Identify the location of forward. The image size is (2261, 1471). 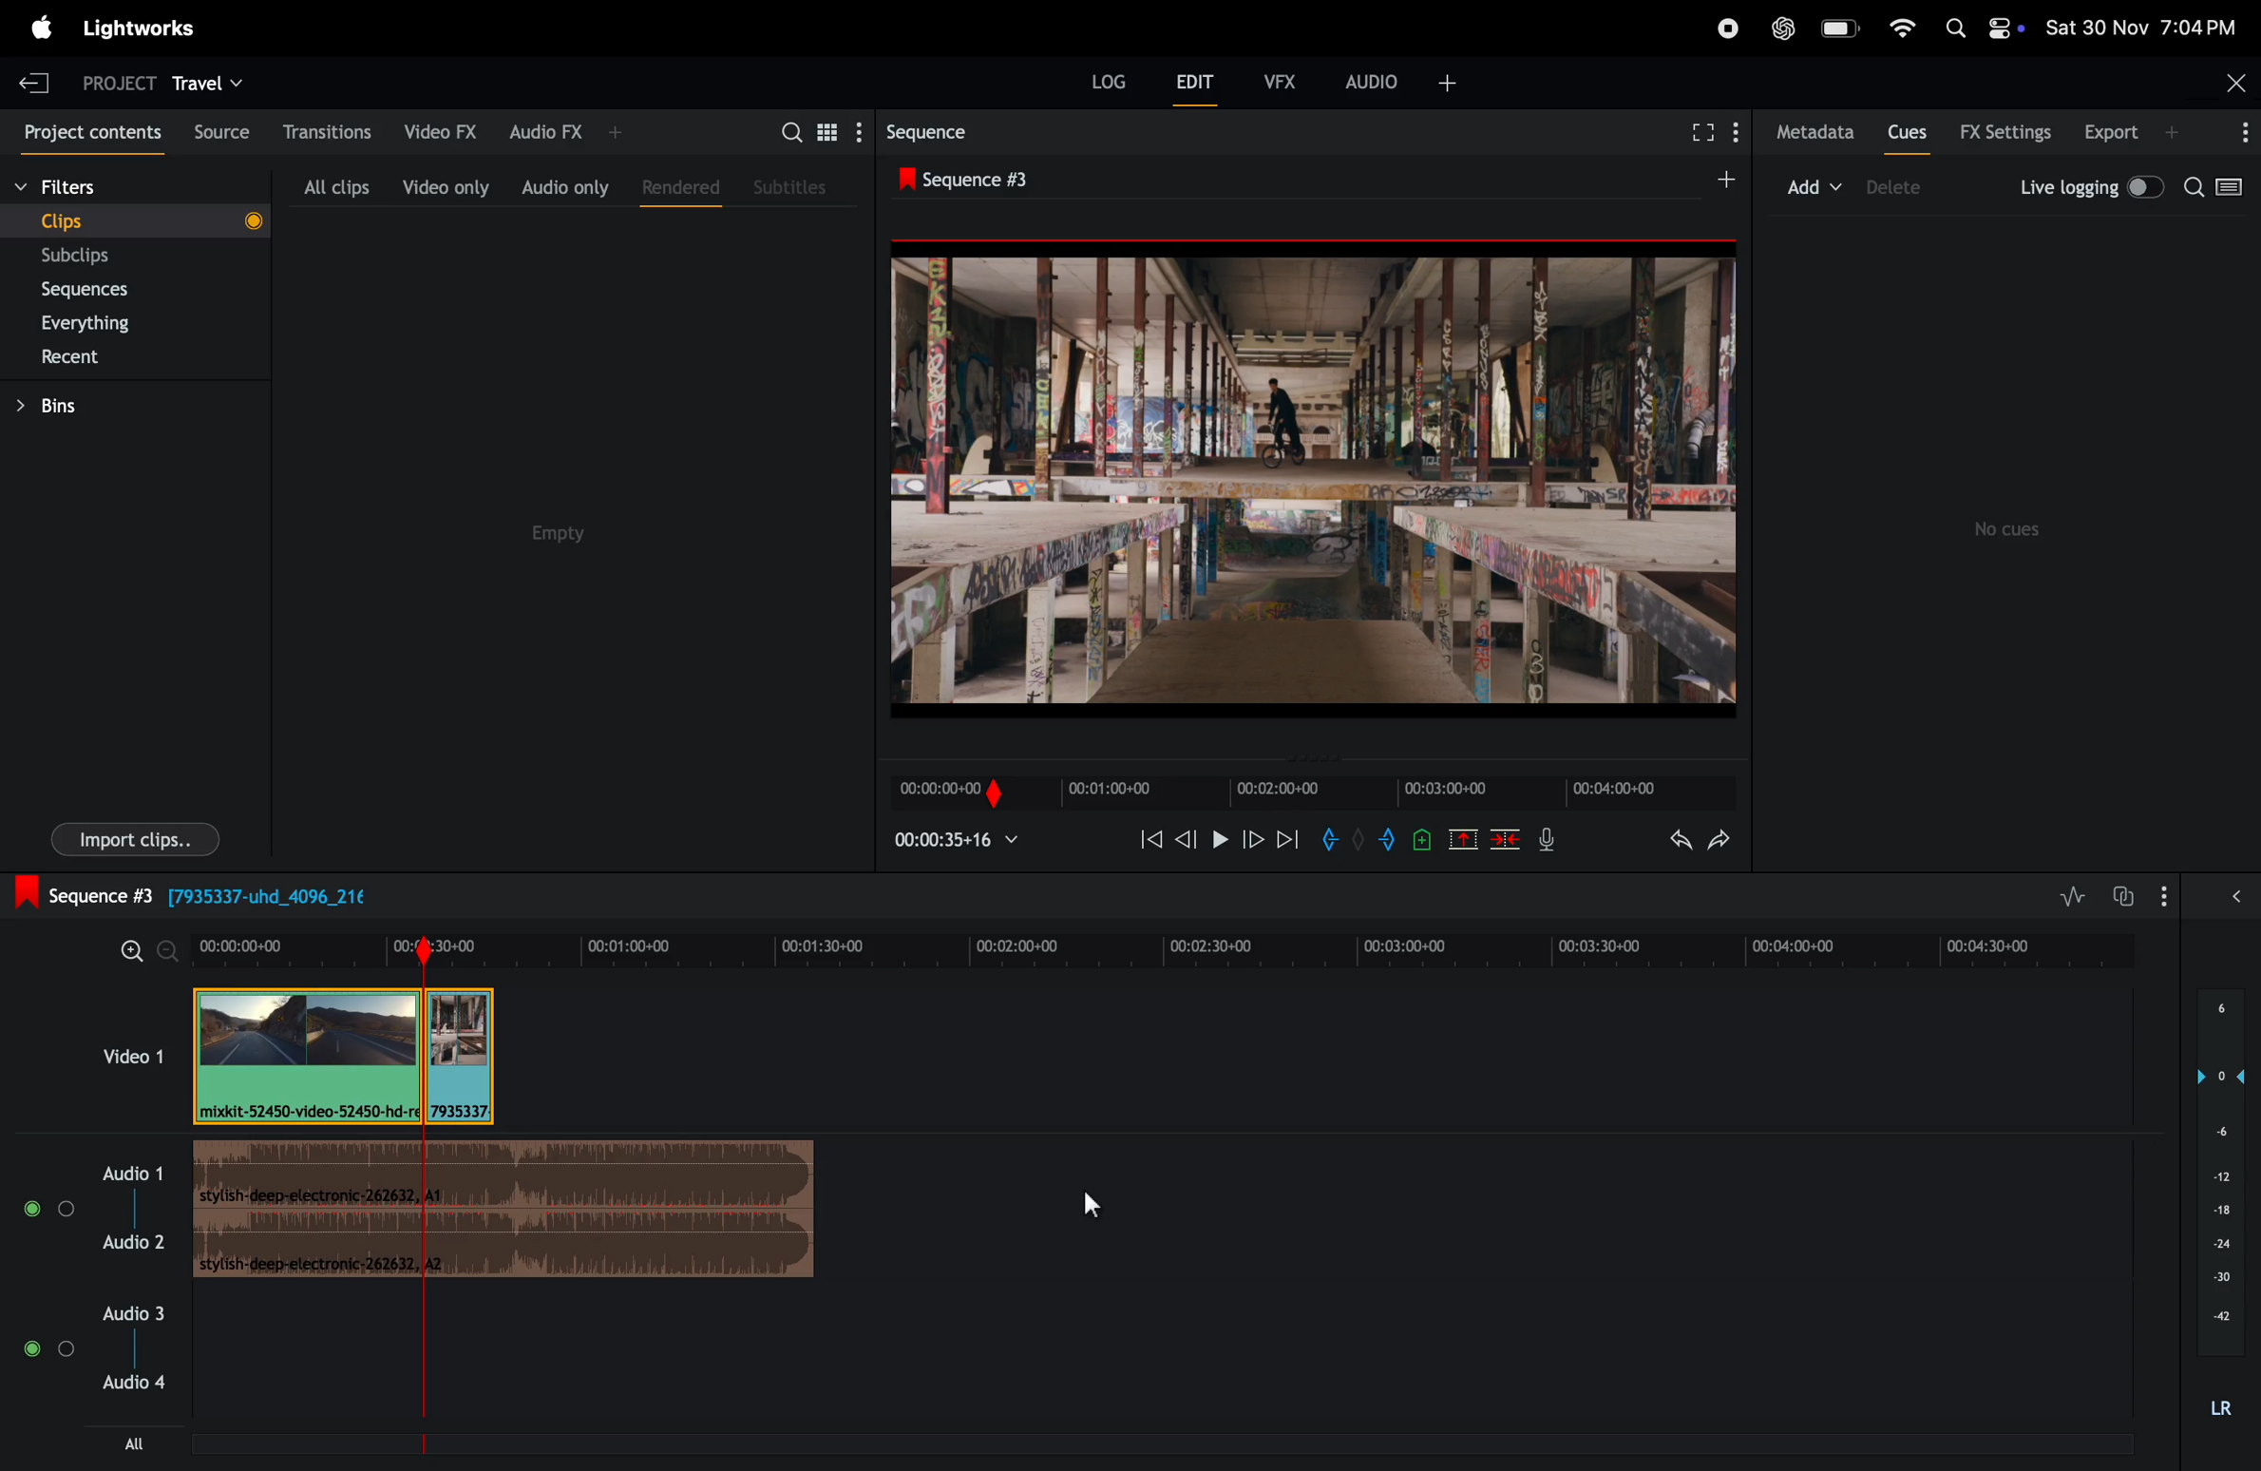
(1252, 842).